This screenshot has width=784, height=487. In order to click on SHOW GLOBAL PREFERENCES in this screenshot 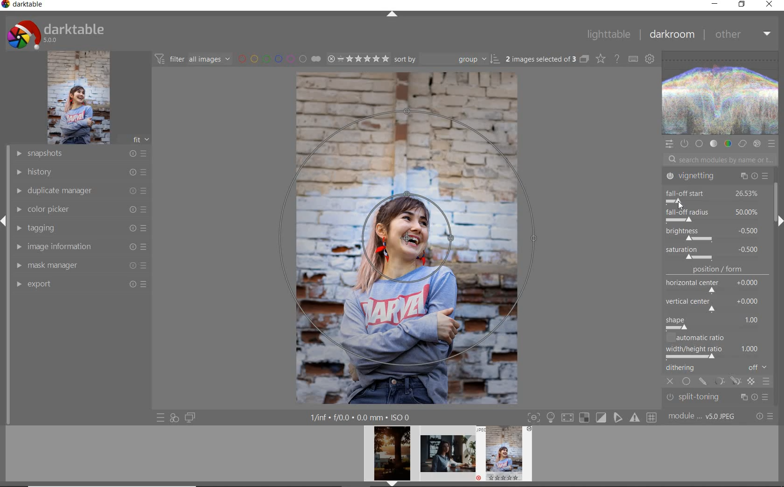, I will do `click(649, 58)`.